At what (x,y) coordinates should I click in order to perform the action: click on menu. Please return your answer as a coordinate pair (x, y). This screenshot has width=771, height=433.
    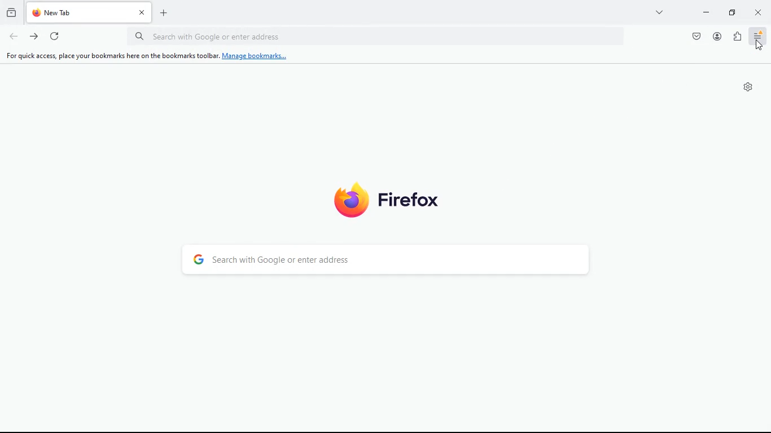
    Looking at the image, I should click on (759, 36).